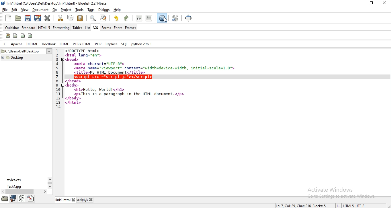  I want to click on redo, so click(126, 18).